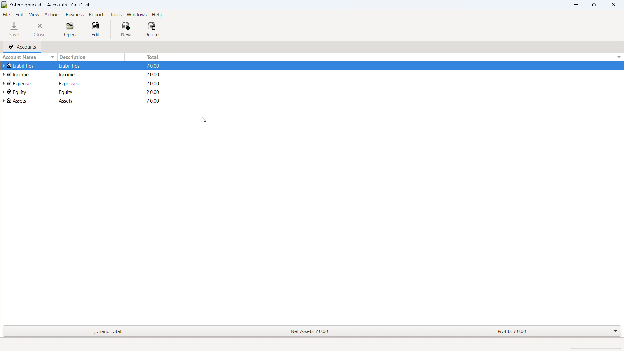 The image size is (624, 351). I want to click on new, so click(126, 29).